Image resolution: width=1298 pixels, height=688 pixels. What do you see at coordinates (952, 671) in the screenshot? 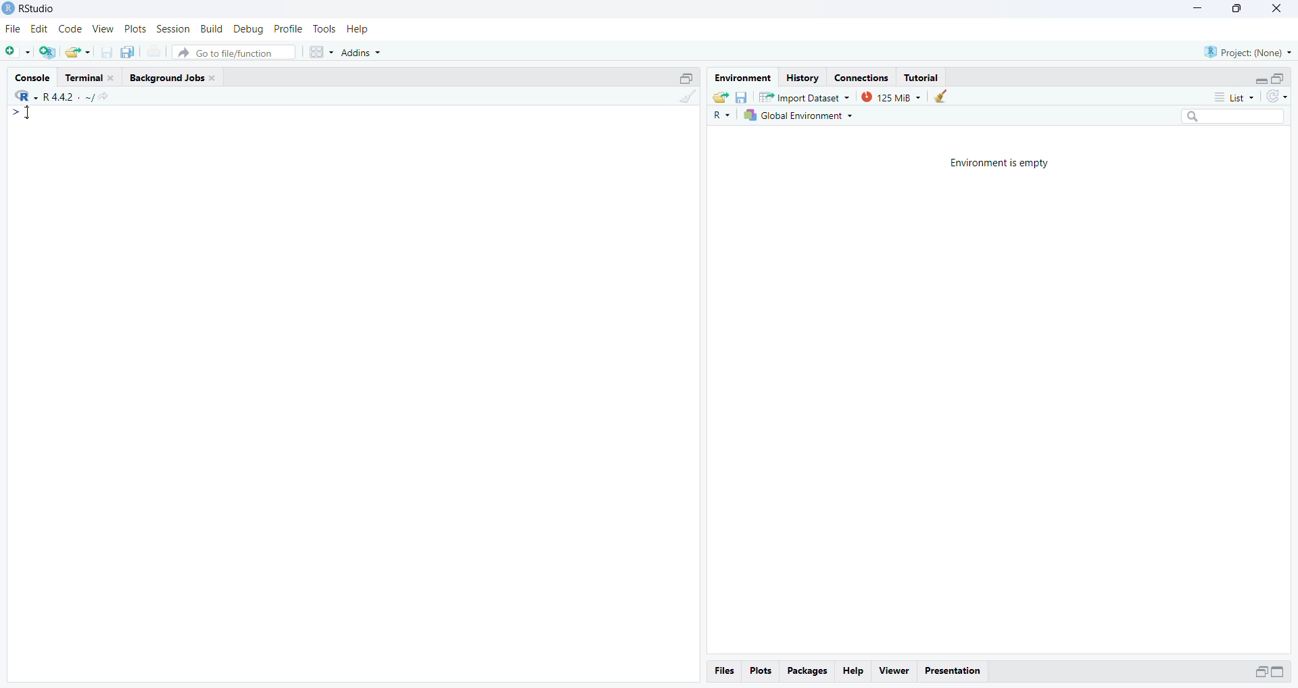
I see `Presentation` at bounding box center [952, 671].